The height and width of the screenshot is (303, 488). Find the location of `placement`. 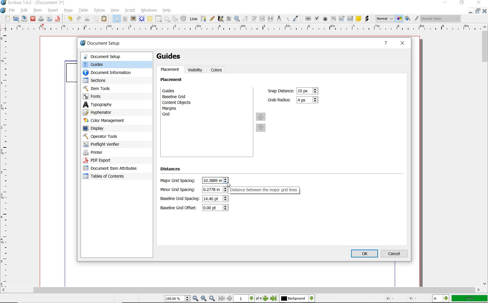

placement is located at coordinates (170, 70).